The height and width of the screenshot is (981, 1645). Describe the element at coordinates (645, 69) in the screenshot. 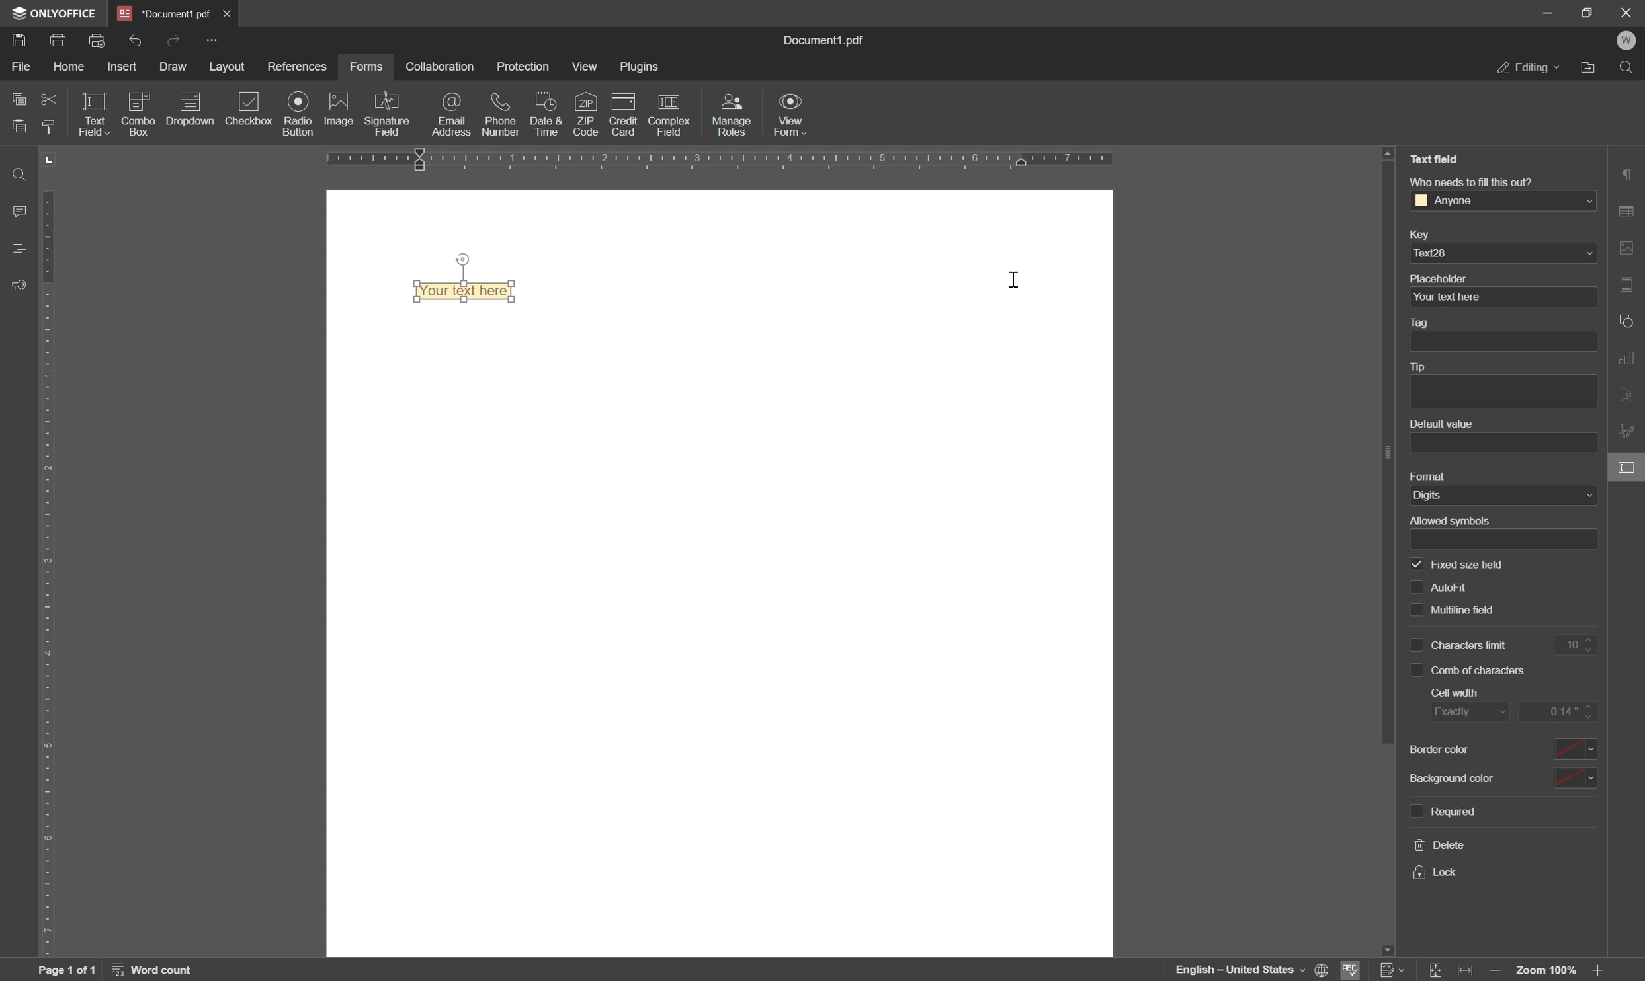

I see `plugins` at that location.